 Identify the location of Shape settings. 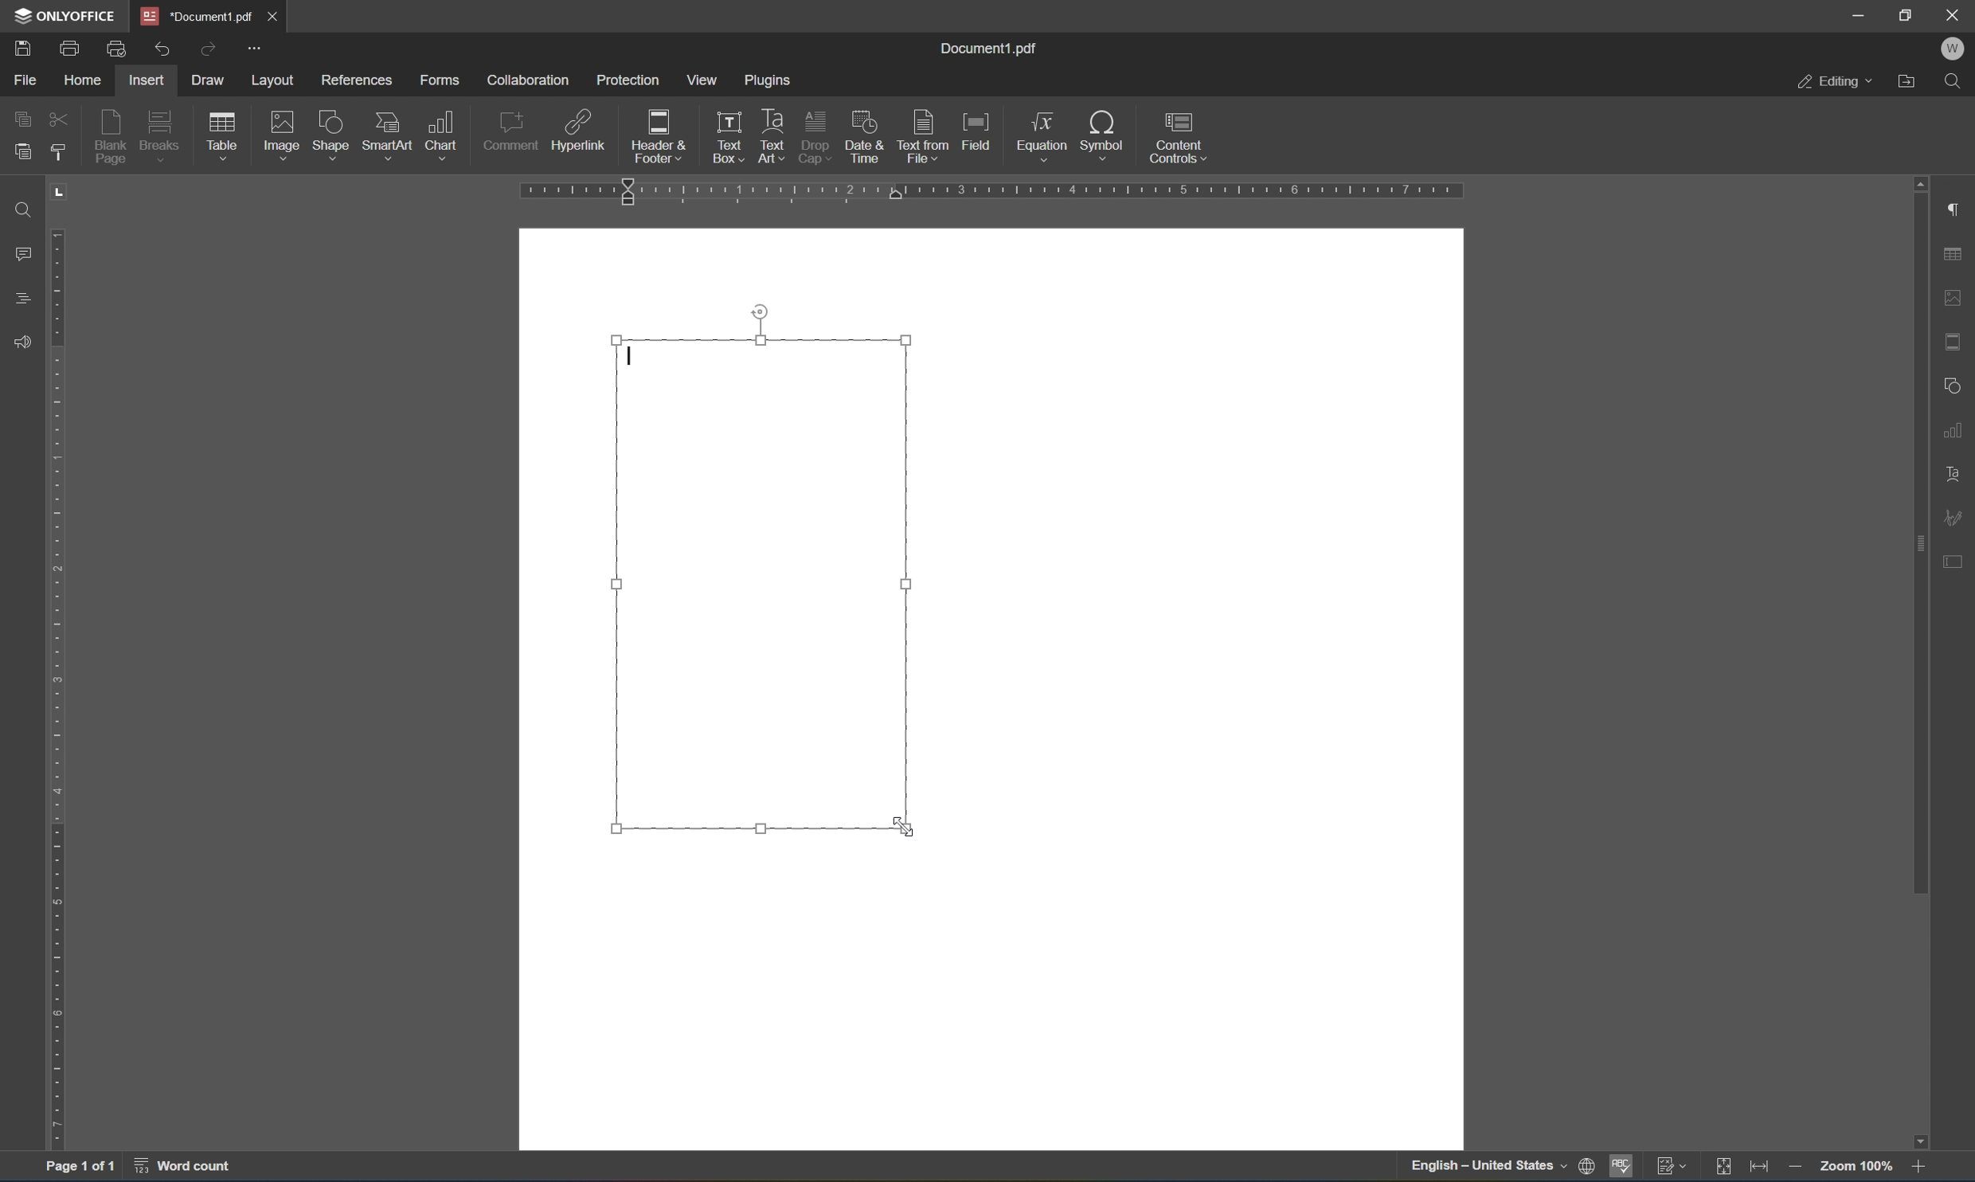
(1954, 384).